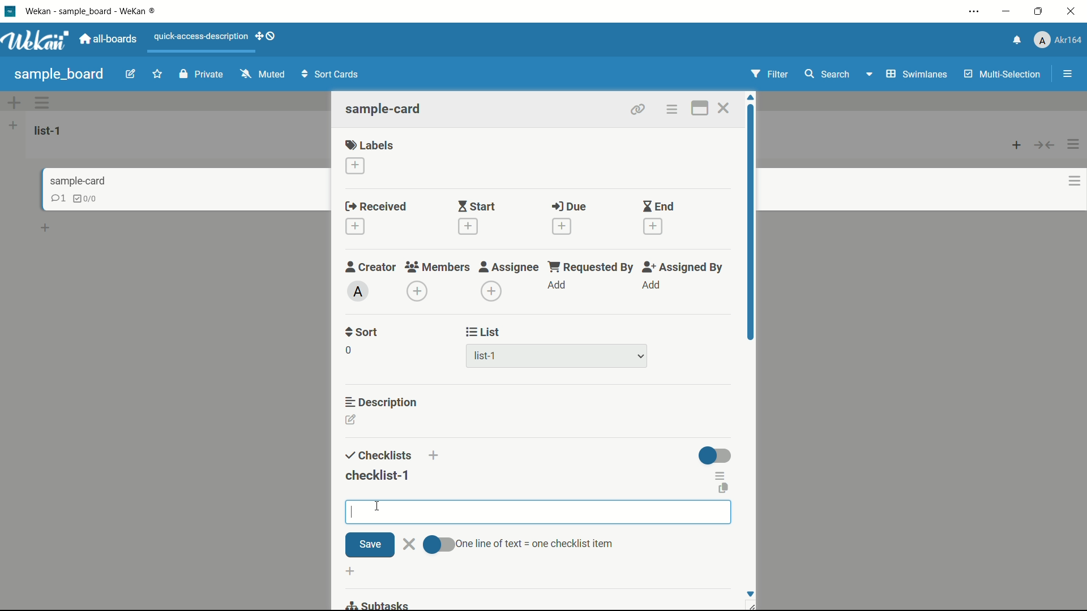 This screenshot has height=611, width=1087. Describe the element at coordinates (1070, 179) in the screenshot. I see `options` at that location.